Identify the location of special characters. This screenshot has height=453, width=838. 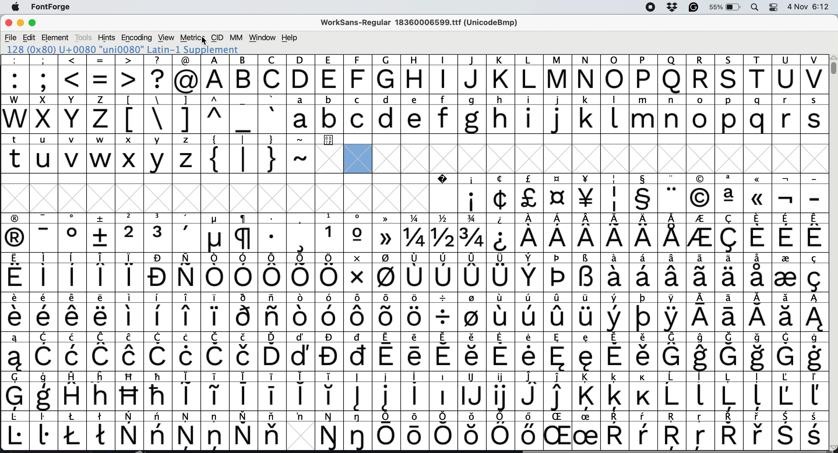
(275, 139).